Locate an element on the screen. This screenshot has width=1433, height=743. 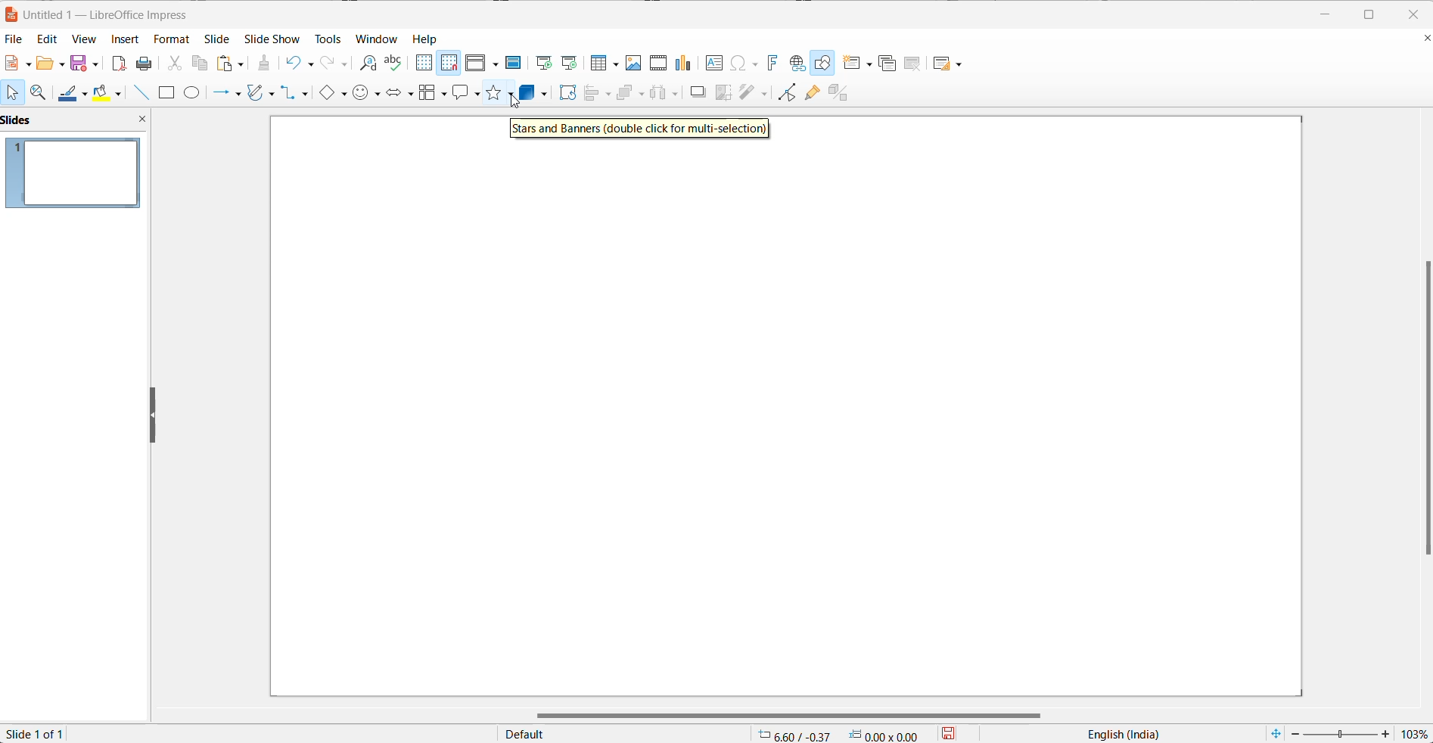
resize is located at coordinates (154, 416).